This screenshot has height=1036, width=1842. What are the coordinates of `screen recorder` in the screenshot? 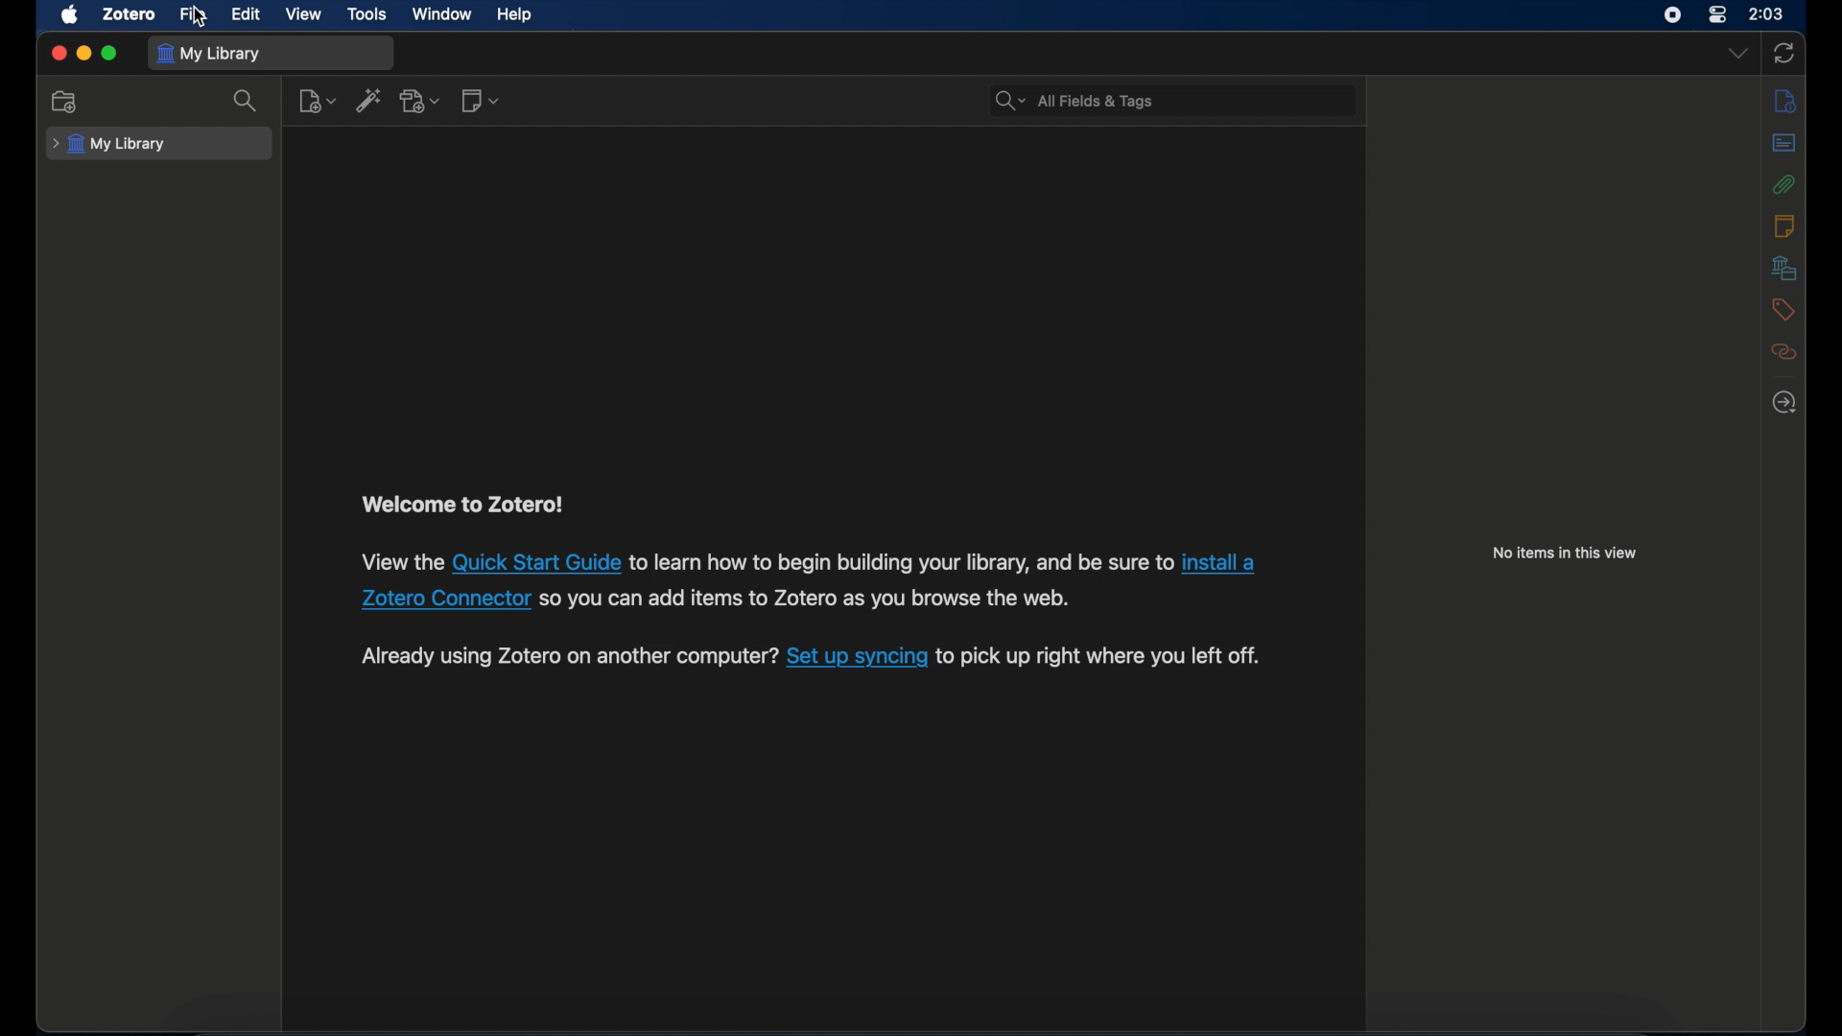 It's located at (1674, 15).